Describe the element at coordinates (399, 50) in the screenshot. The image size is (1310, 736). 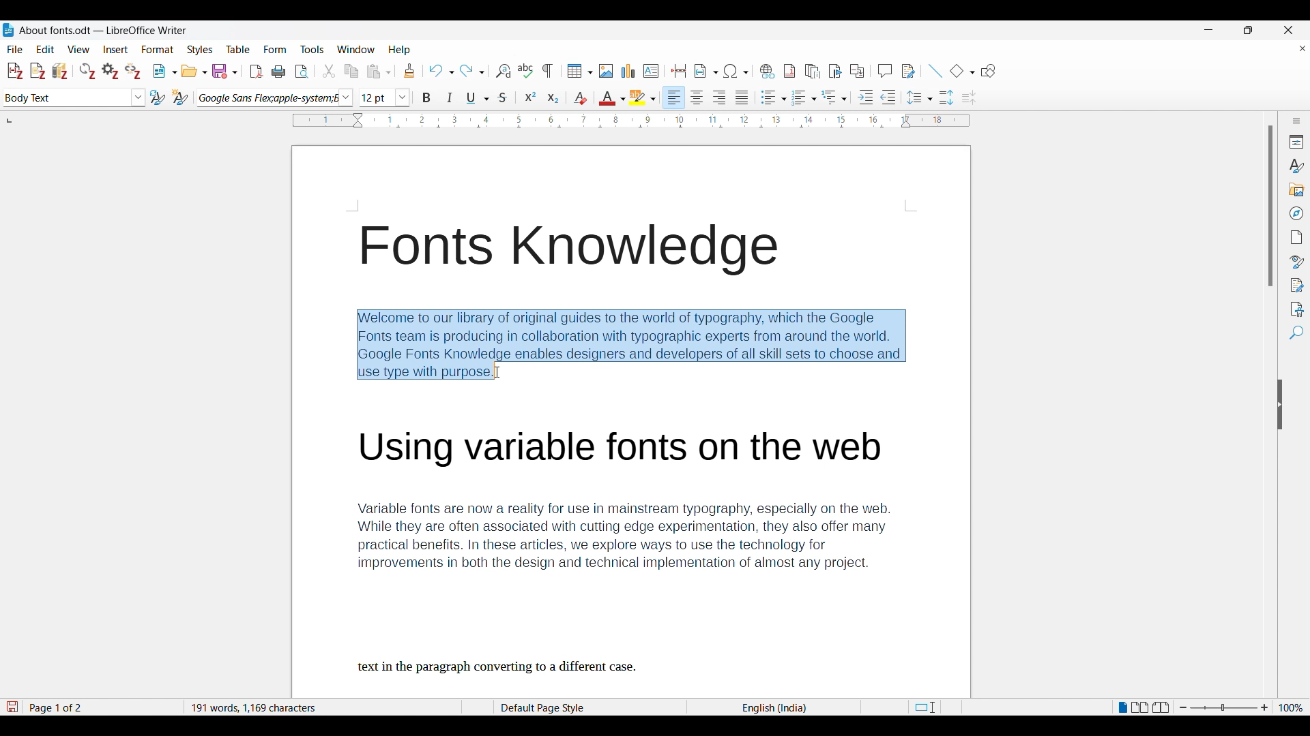
I see `Help menu` at that location.